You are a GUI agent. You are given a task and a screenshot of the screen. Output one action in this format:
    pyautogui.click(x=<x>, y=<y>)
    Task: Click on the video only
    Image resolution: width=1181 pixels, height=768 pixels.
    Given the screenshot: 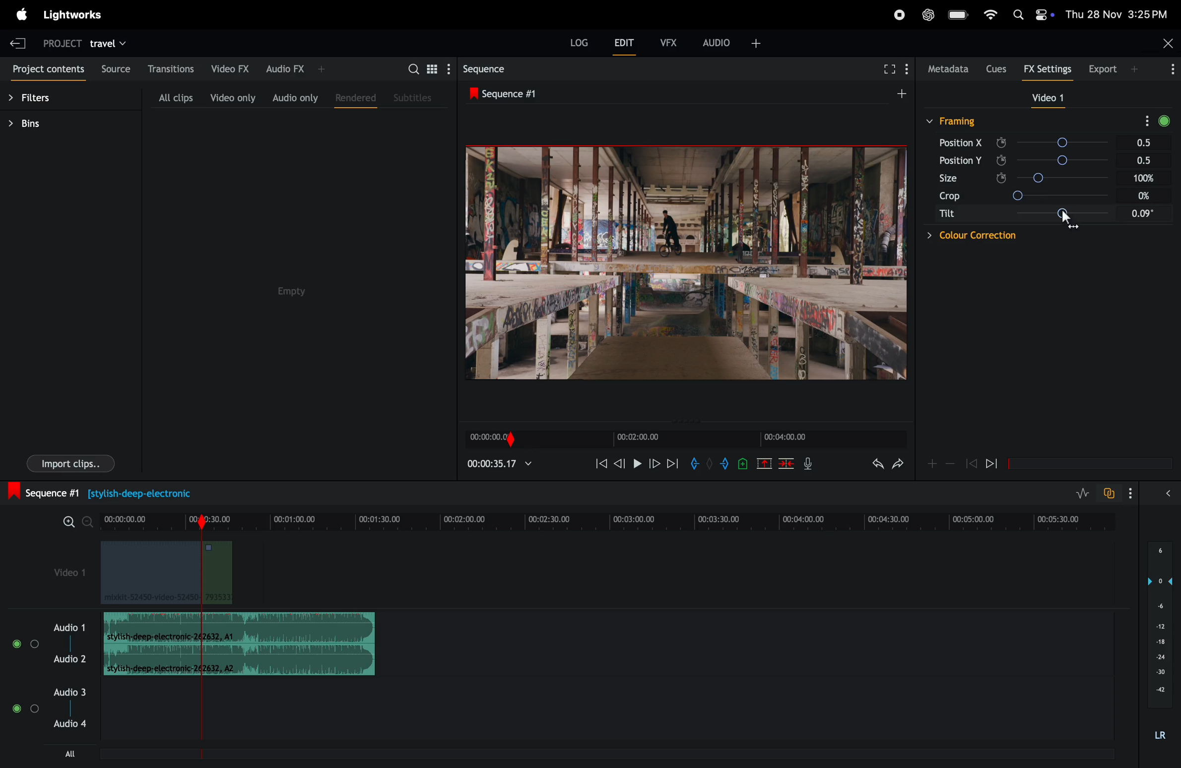 What is the action you would take?
    pyautogui.click(x=231, y=98)
    